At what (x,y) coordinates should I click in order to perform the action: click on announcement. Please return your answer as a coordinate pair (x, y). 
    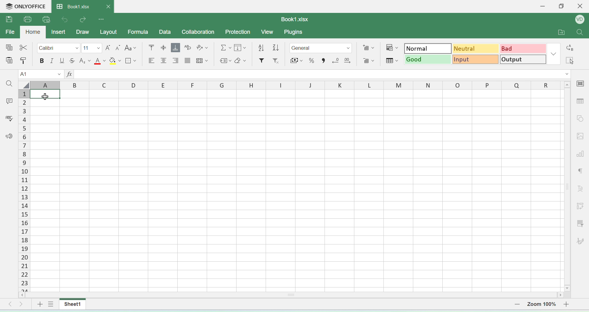
    Looking at the image, I should click on (9, 136).